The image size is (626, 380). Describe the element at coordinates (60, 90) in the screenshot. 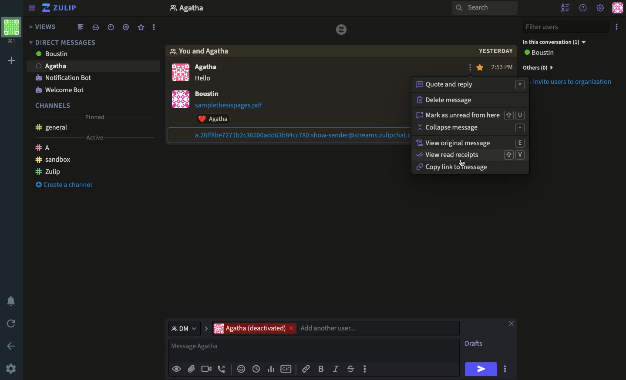

I see `Welcome bot` at that location.